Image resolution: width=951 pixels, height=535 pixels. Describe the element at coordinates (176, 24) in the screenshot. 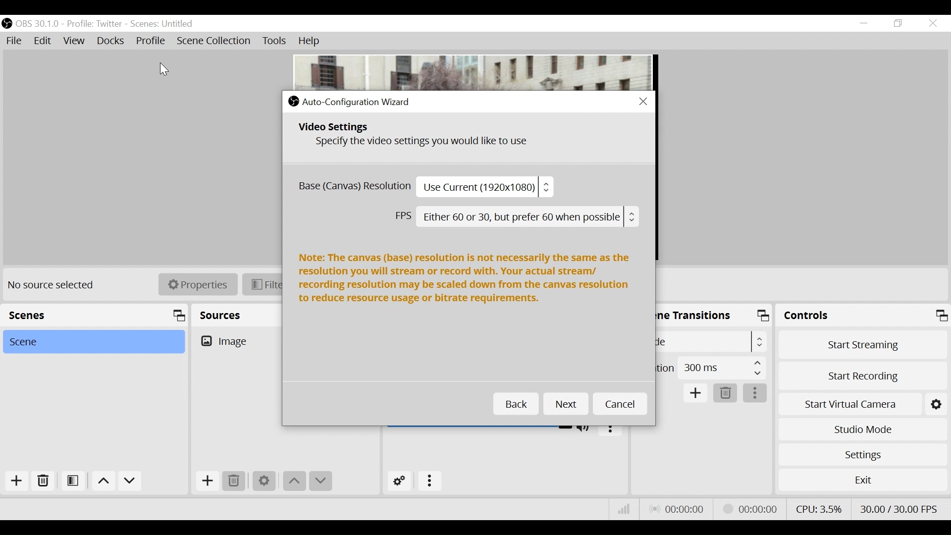

I see `Scenes Name` at that location.